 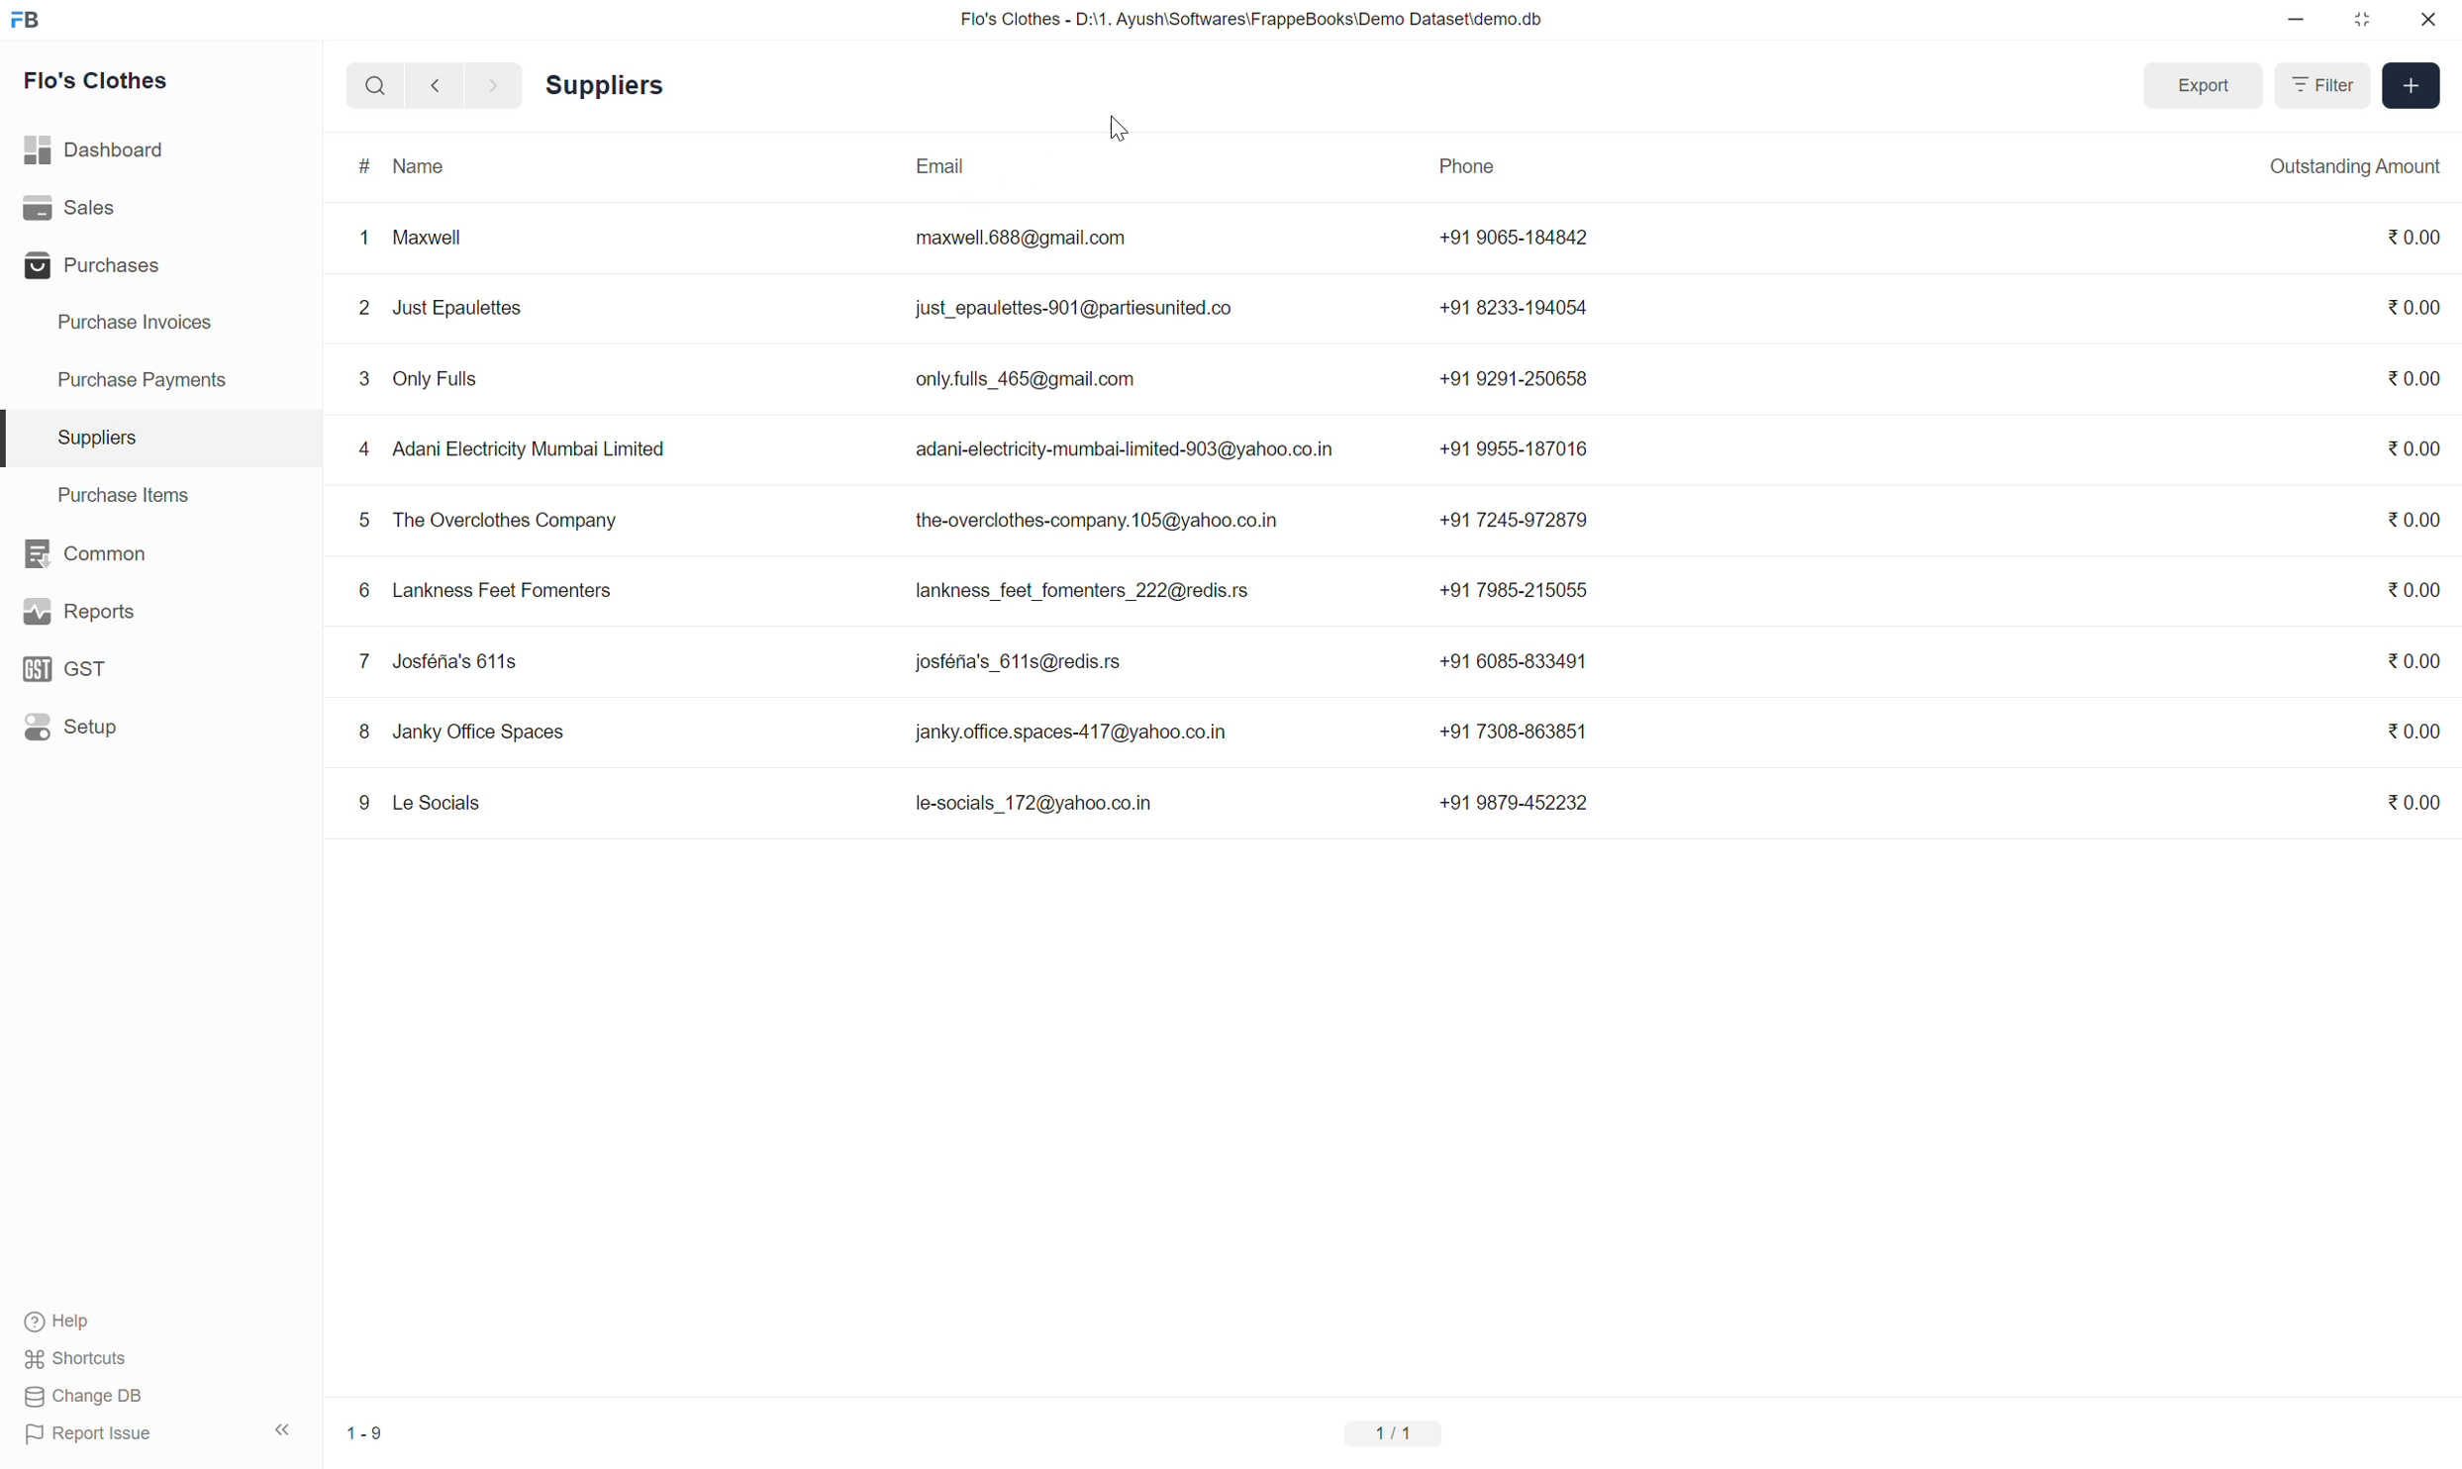 What do you see at coordinates (1515, 520) in the screenshot?
I see `+91 7245-972879` at bounding box center [1515, 520].